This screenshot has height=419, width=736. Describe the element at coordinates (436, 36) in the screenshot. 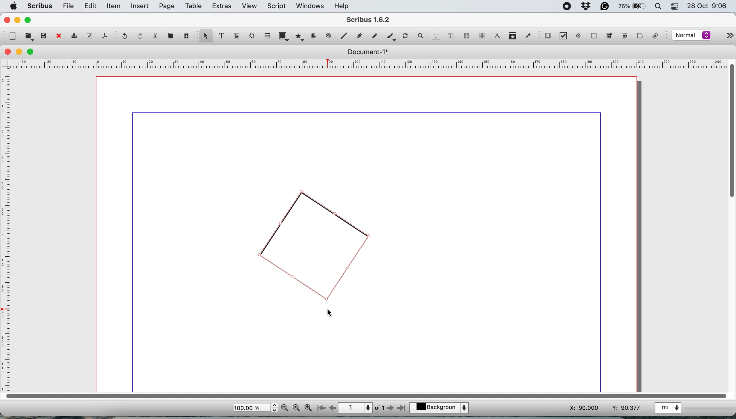

I see `edit contents of frame` at that location.